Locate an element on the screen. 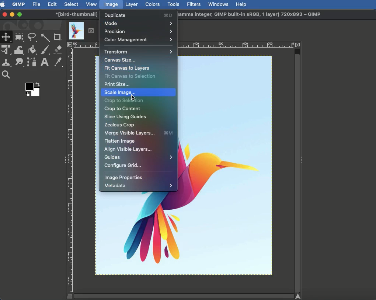 This screenshot has height=300, width=376. Move tool is located at coordinates (6, 37).